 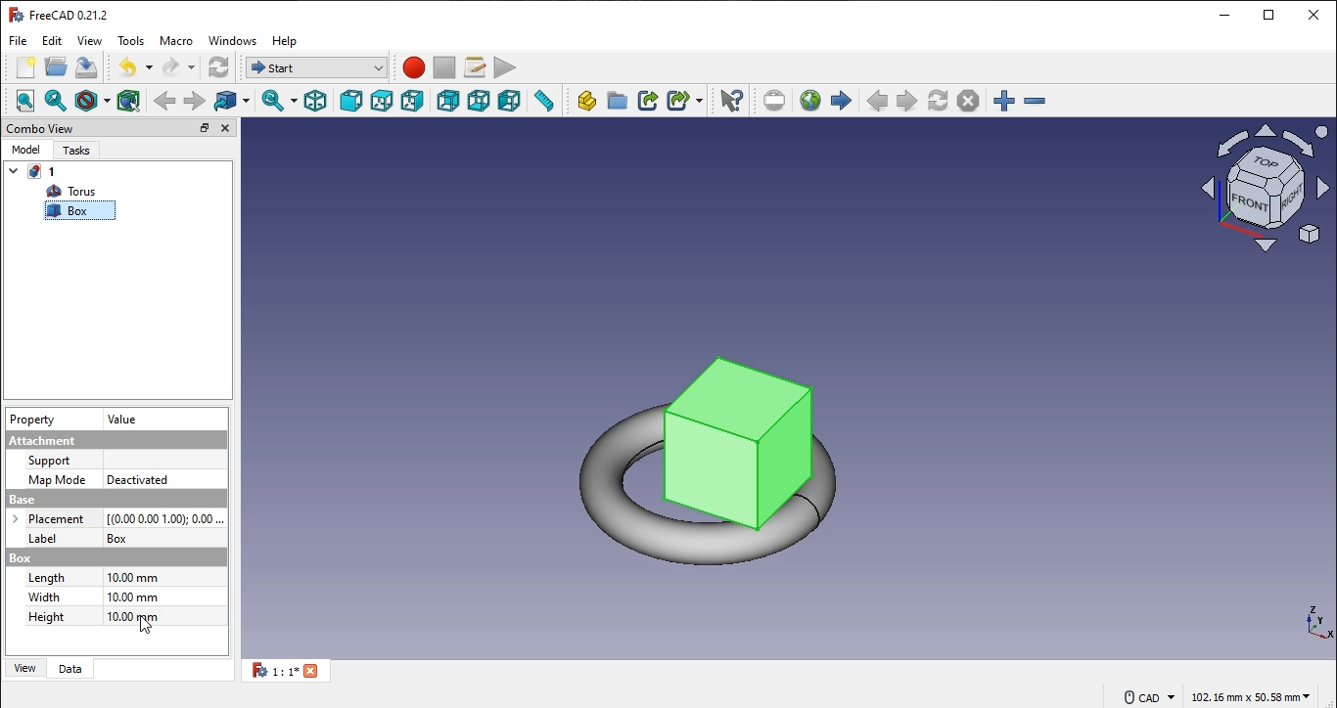 I want to click on isometric view, so click(x=314, y=102).